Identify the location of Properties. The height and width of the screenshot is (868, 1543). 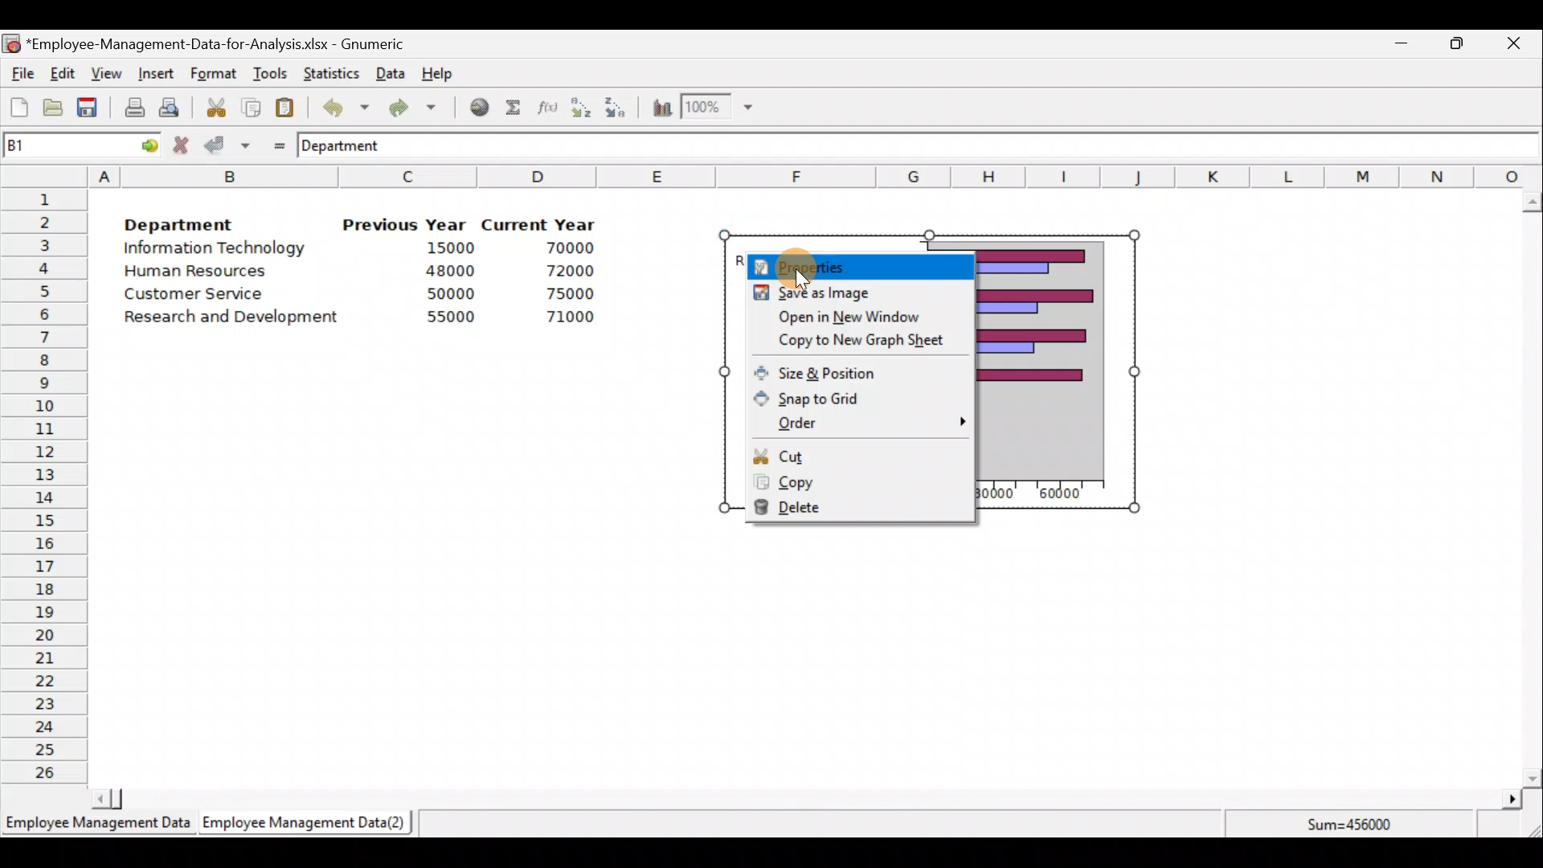
(857, 263).